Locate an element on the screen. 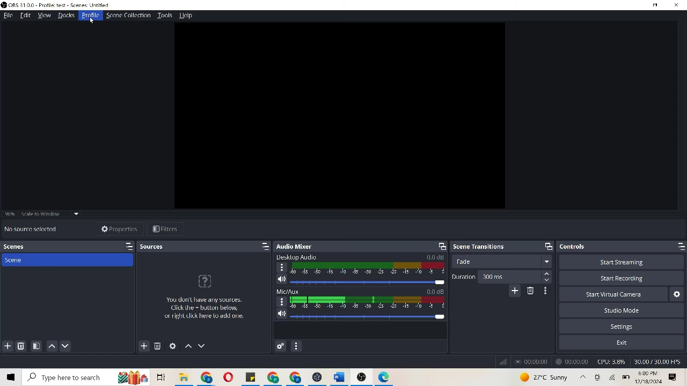 Image resolution: width=687 pixels, height=386 pixels. scene collection is located at coordinates (131, 17).